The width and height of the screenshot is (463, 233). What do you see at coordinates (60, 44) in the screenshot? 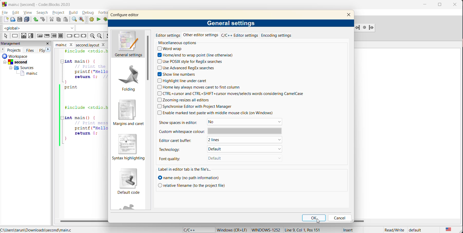
I see `main` at bounding box center [60, 44].